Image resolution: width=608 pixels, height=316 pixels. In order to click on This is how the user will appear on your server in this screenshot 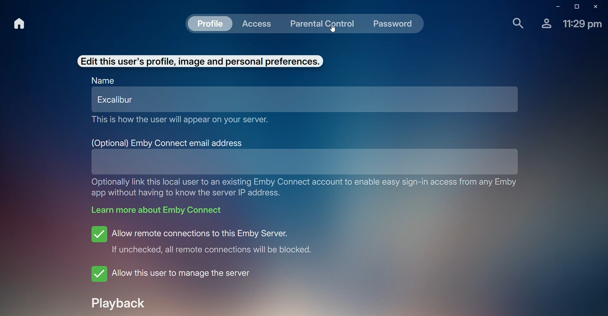, I will do `click(183, 122)`.